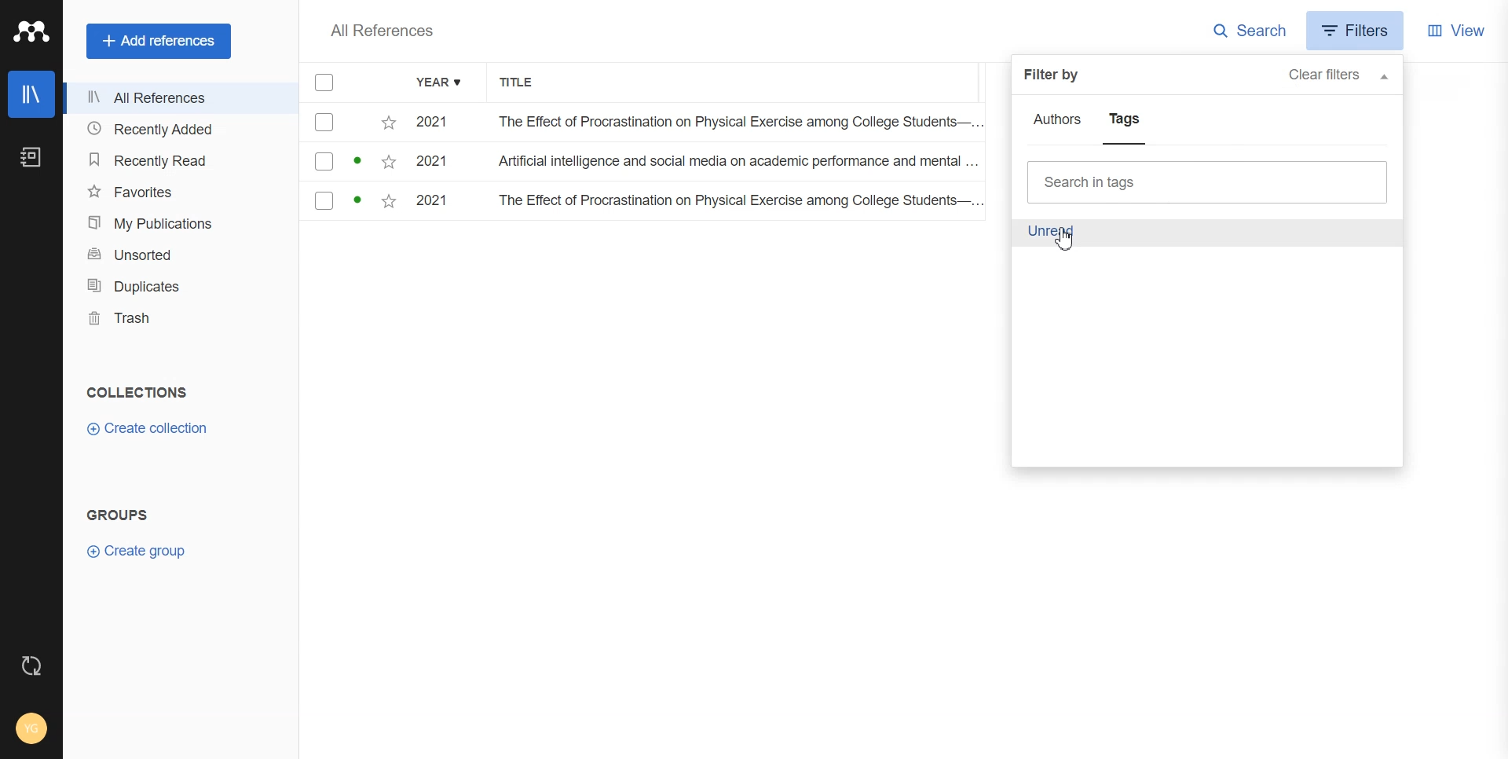  What do you see at coordinates (116, 513) in the screenshot?
I see `GROUPS` at bounding box center [116, 513].